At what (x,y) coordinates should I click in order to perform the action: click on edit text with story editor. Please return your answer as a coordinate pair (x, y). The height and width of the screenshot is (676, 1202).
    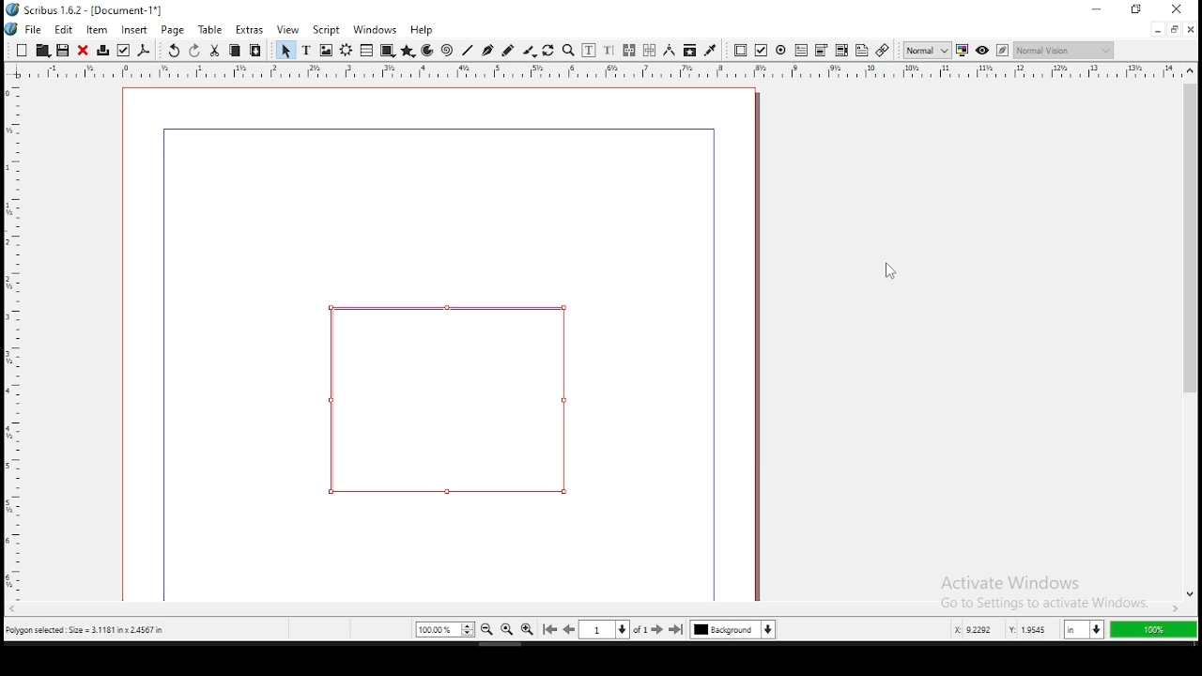
    Looking at the image, I should click on (609, 51).